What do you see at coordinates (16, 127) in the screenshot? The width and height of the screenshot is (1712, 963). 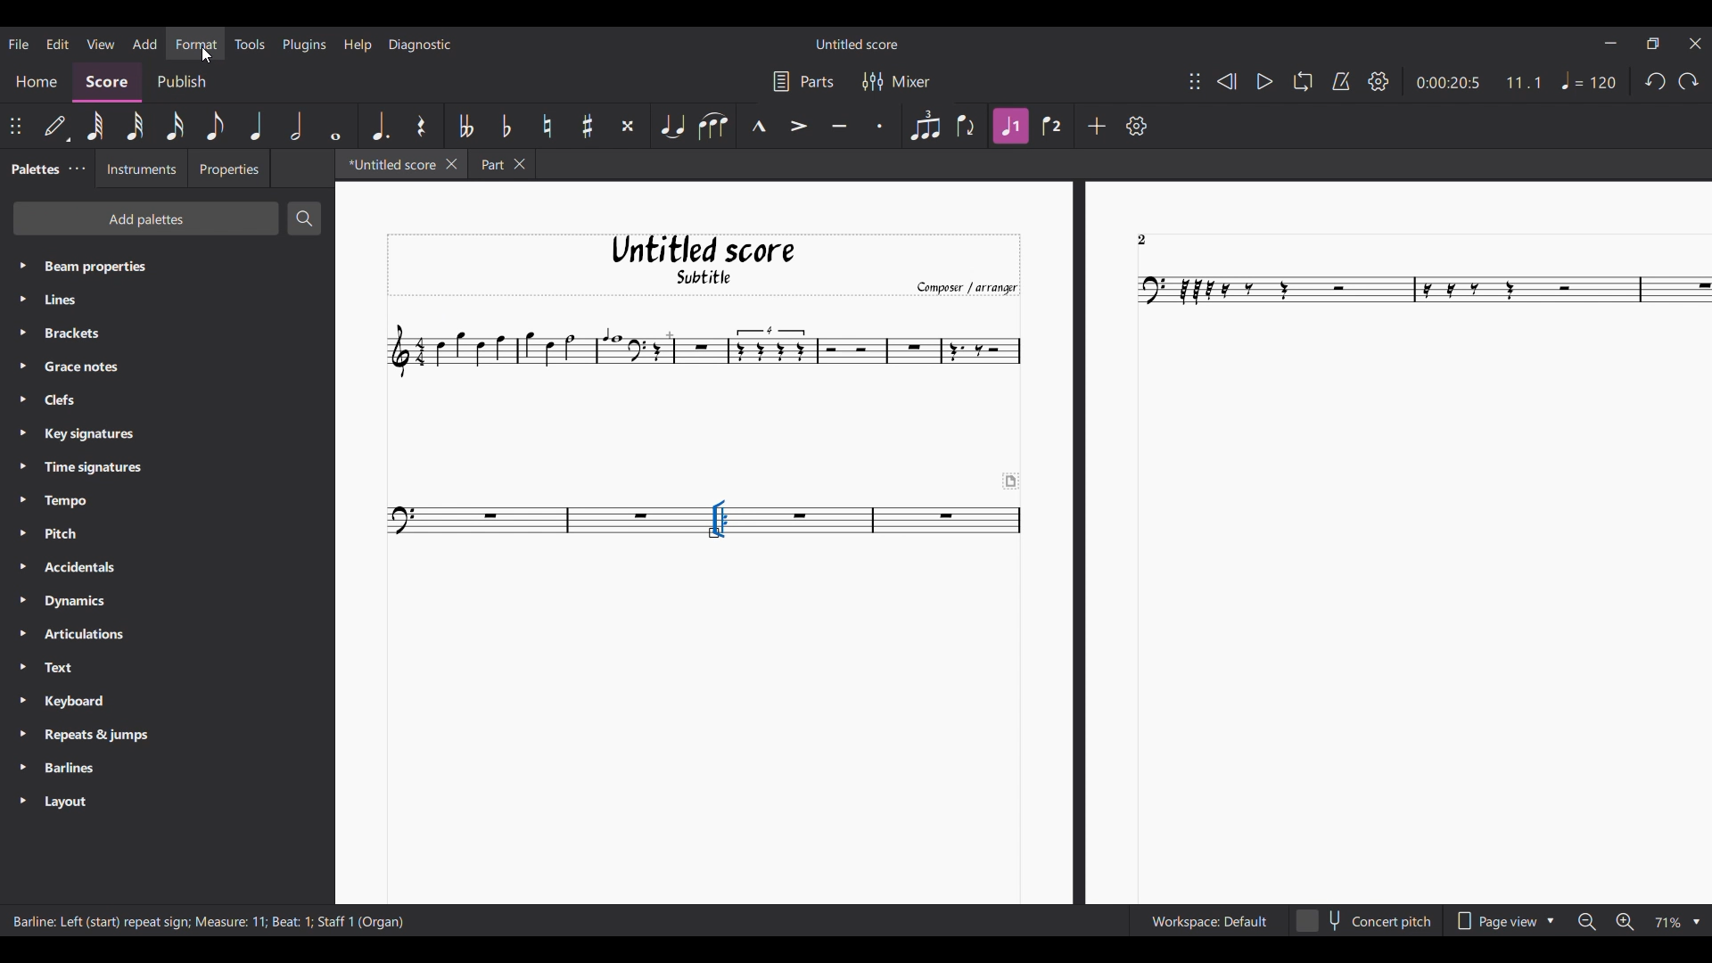 I see `Change toolbar position` at bounding box center [16, 127].